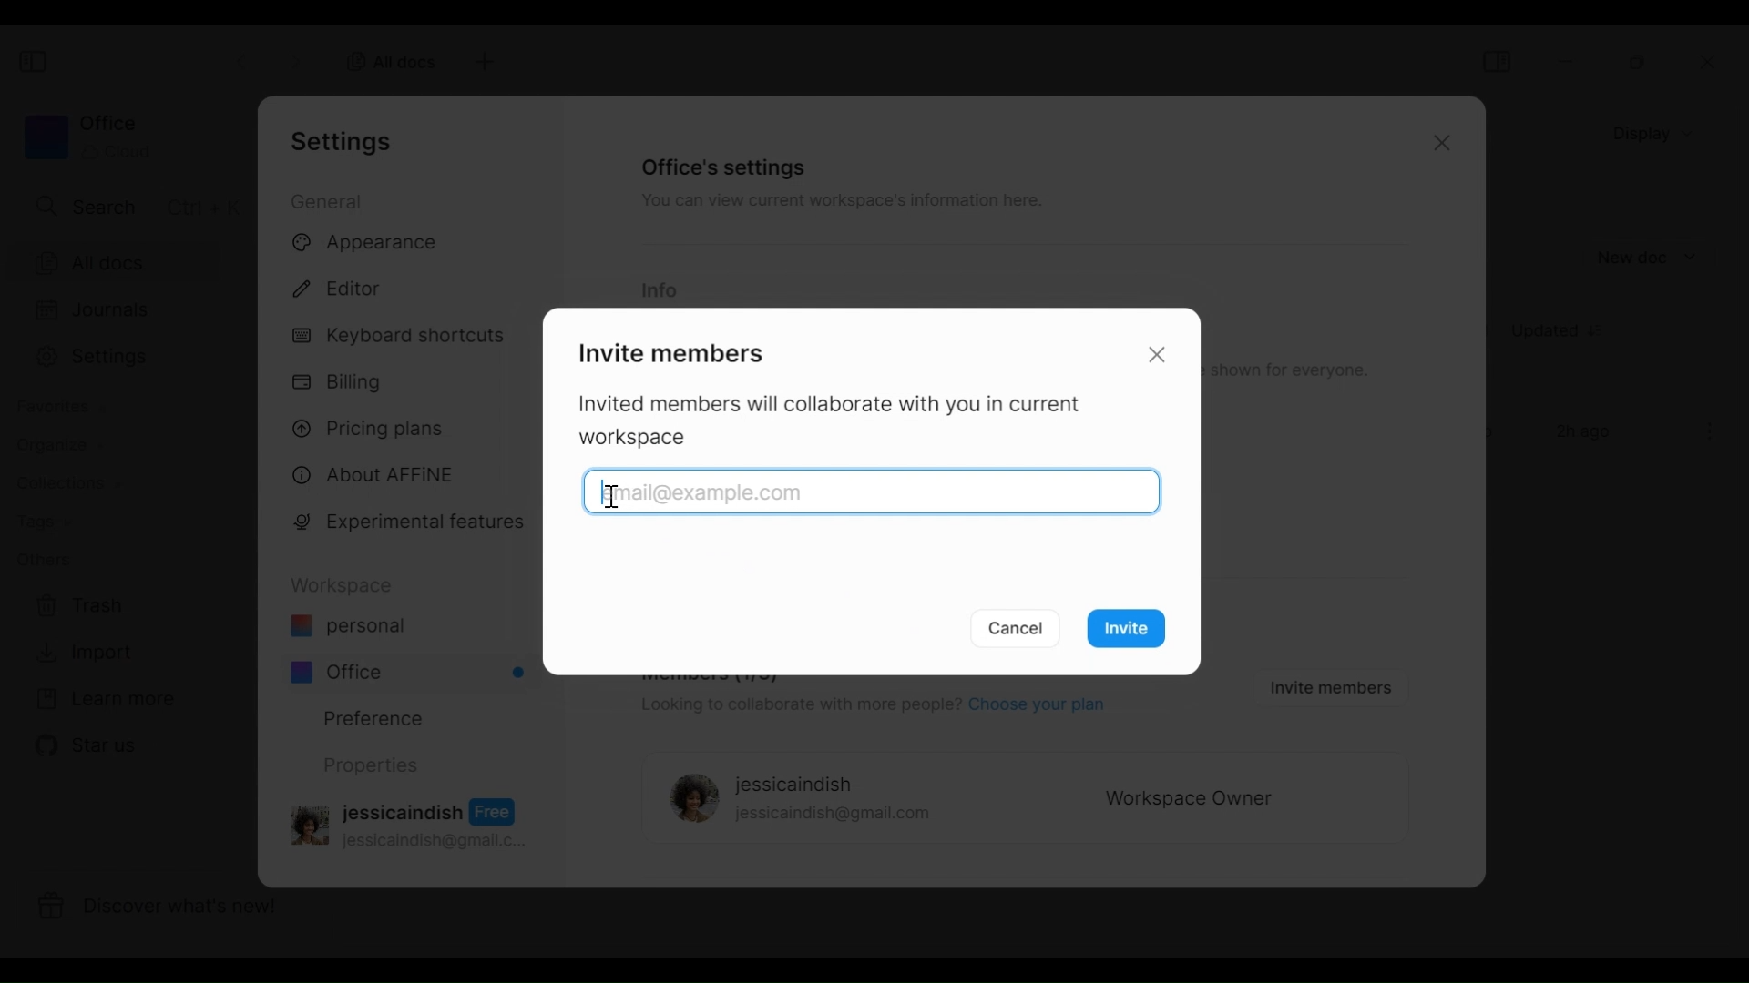 The width and height of the screenshot is (1749, 983). I want to click on Close, so click(1161, 353).